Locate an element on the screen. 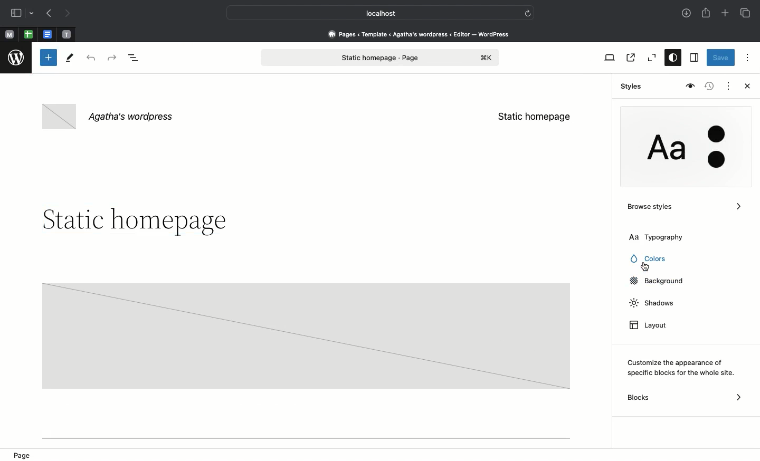  Styles is located at coordinates (629, 87).